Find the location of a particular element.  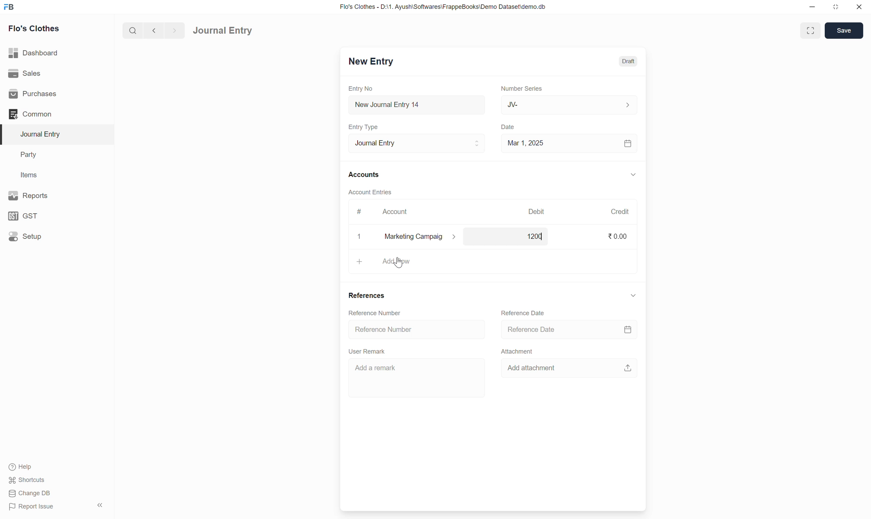

Save is located at coordinates (844, 31).